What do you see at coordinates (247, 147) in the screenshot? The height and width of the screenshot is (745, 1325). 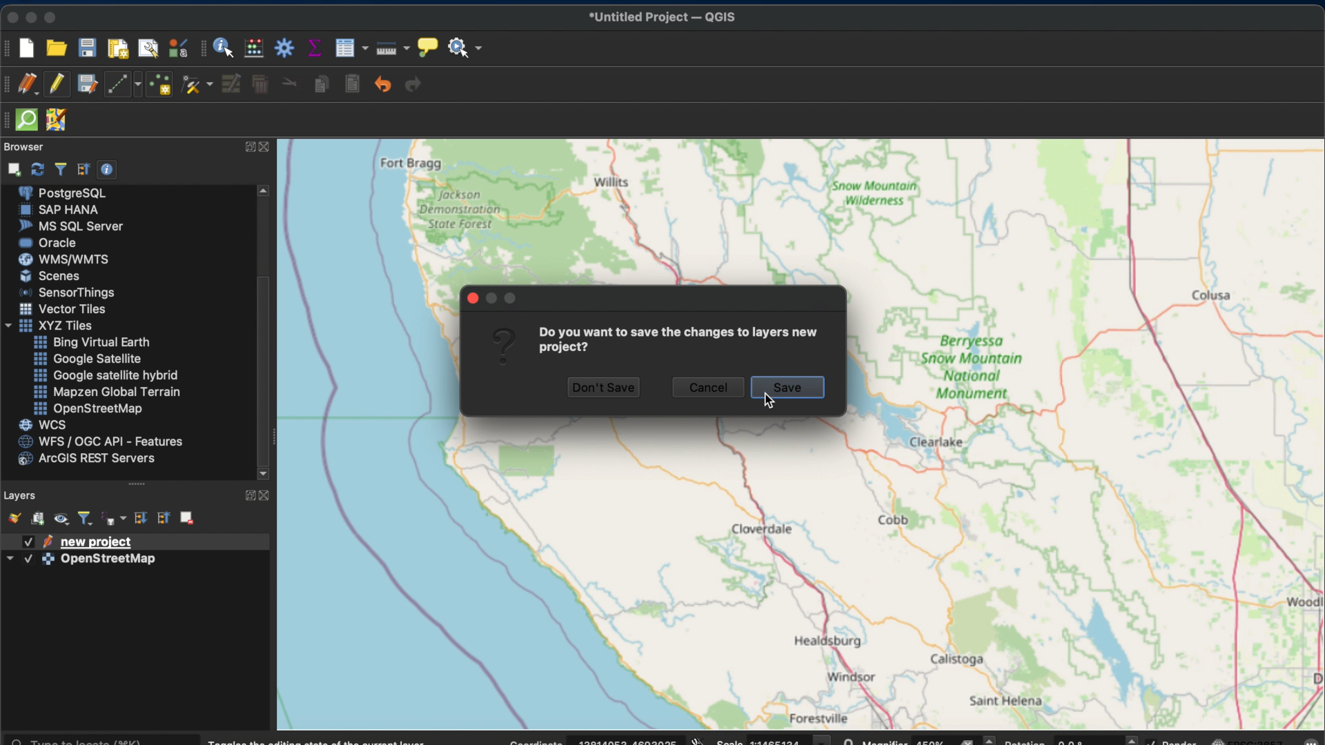 I see `expand` at bounding box center [247, 147].